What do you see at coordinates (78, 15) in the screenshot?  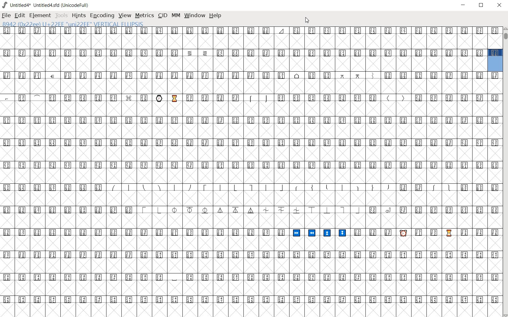 I see `HINTS` at bounding box center [78, 15].